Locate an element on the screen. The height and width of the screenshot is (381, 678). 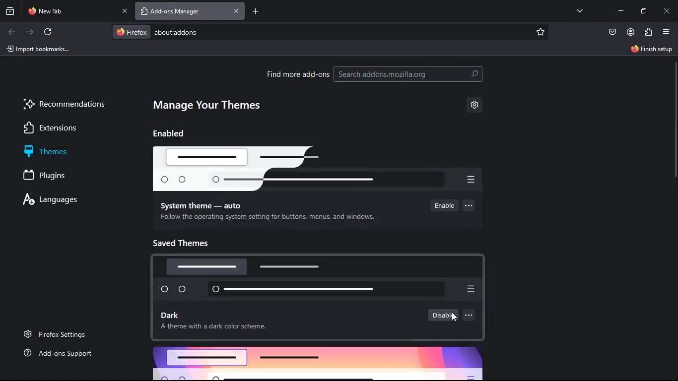
message is located at coordinates (267, 218).